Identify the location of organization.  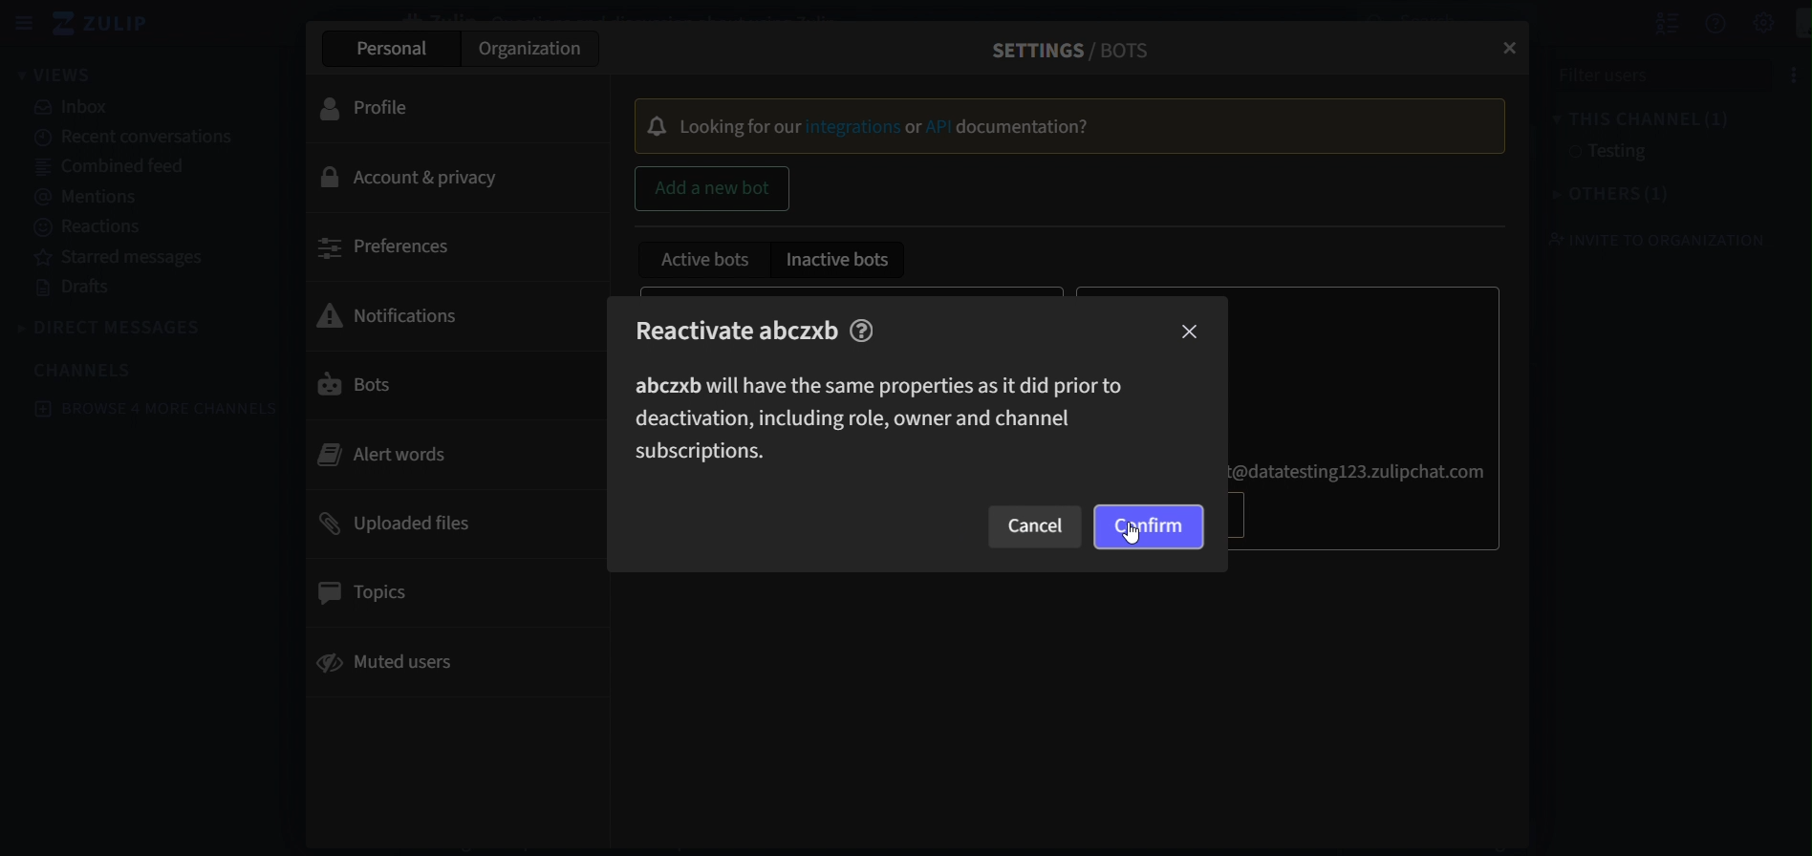
(534, 51).